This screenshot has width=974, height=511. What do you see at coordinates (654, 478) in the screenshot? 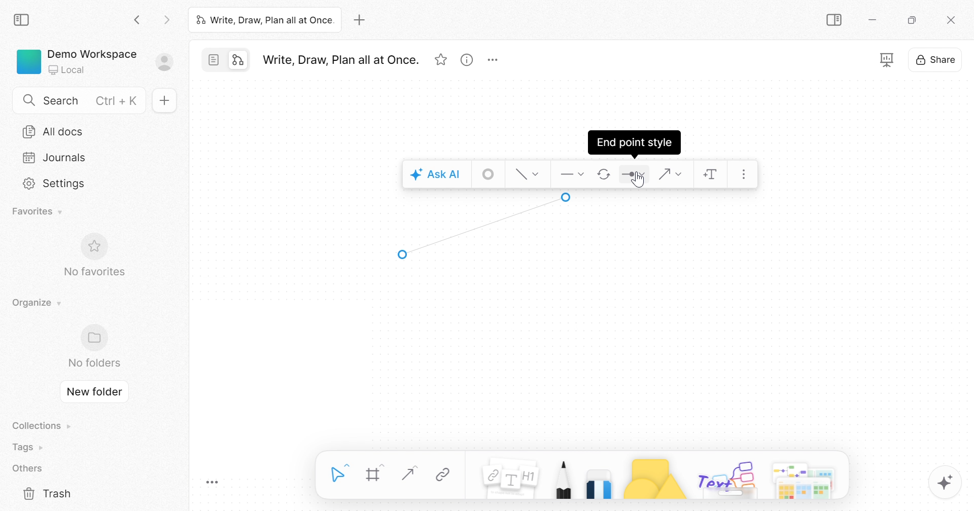
I see `Shape` at bounding box center [654, 478].